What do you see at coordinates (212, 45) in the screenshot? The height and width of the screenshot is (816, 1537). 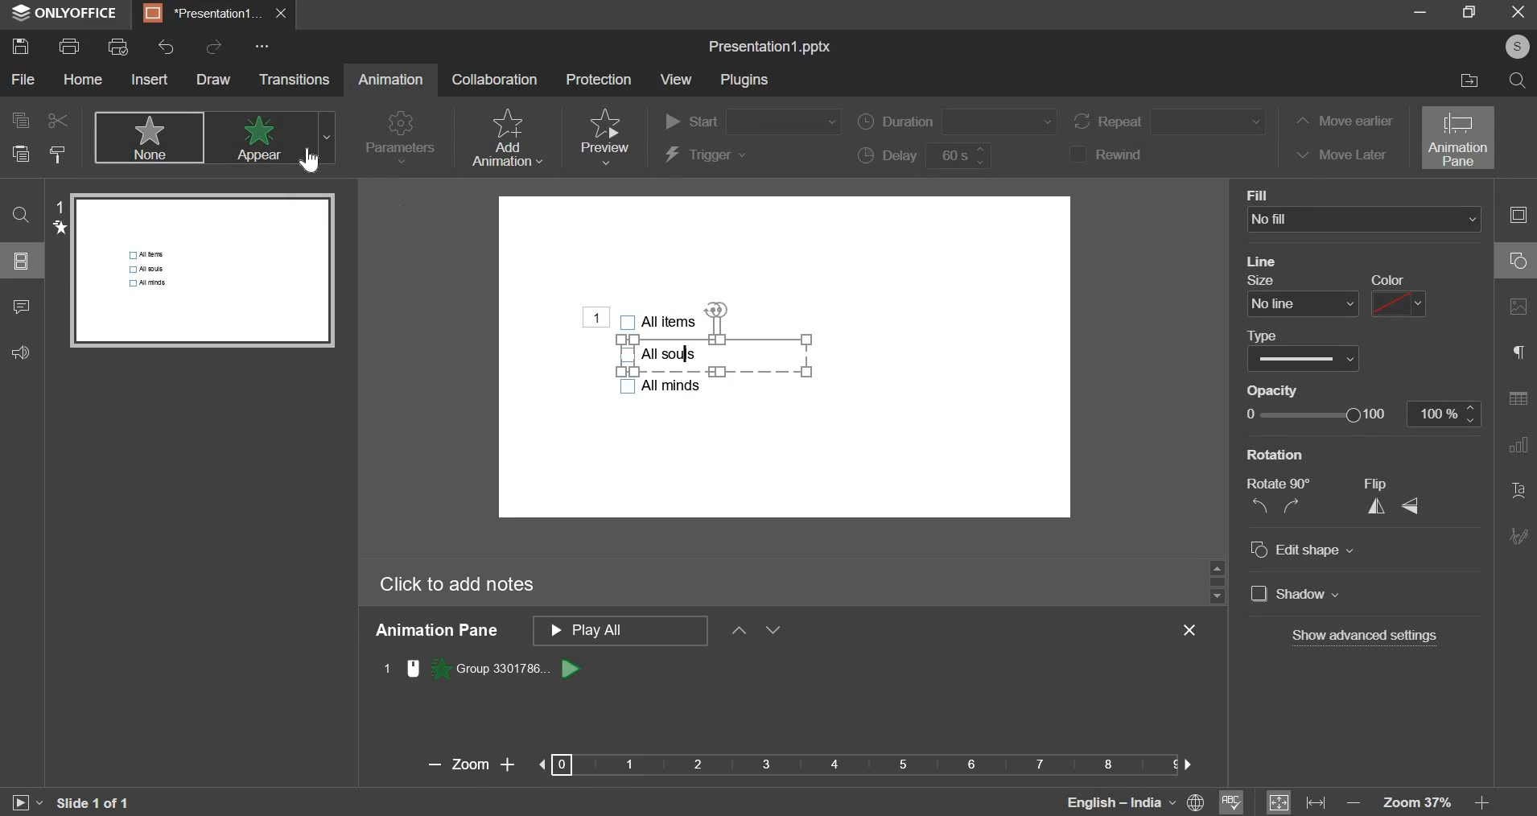 I see `redo` at bounding box center [212, 45].